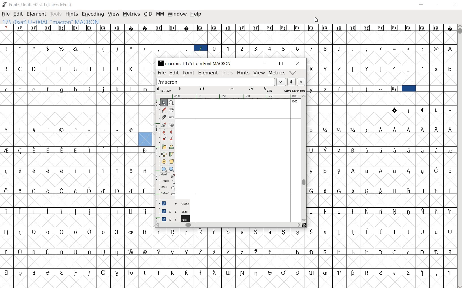  Describe the element at coordinates (326, 48) in the screenshot. I see `8` at that location.